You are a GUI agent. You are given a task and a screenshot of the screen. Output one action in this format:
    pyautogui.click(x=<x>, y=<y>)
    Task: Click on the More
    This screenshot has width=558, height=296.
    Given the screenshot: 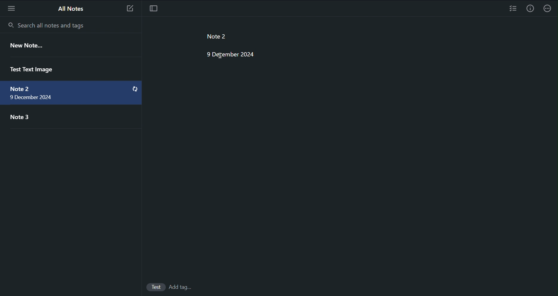 What is the action you would take?
    pyautogui.click(x=11, y=7)
    